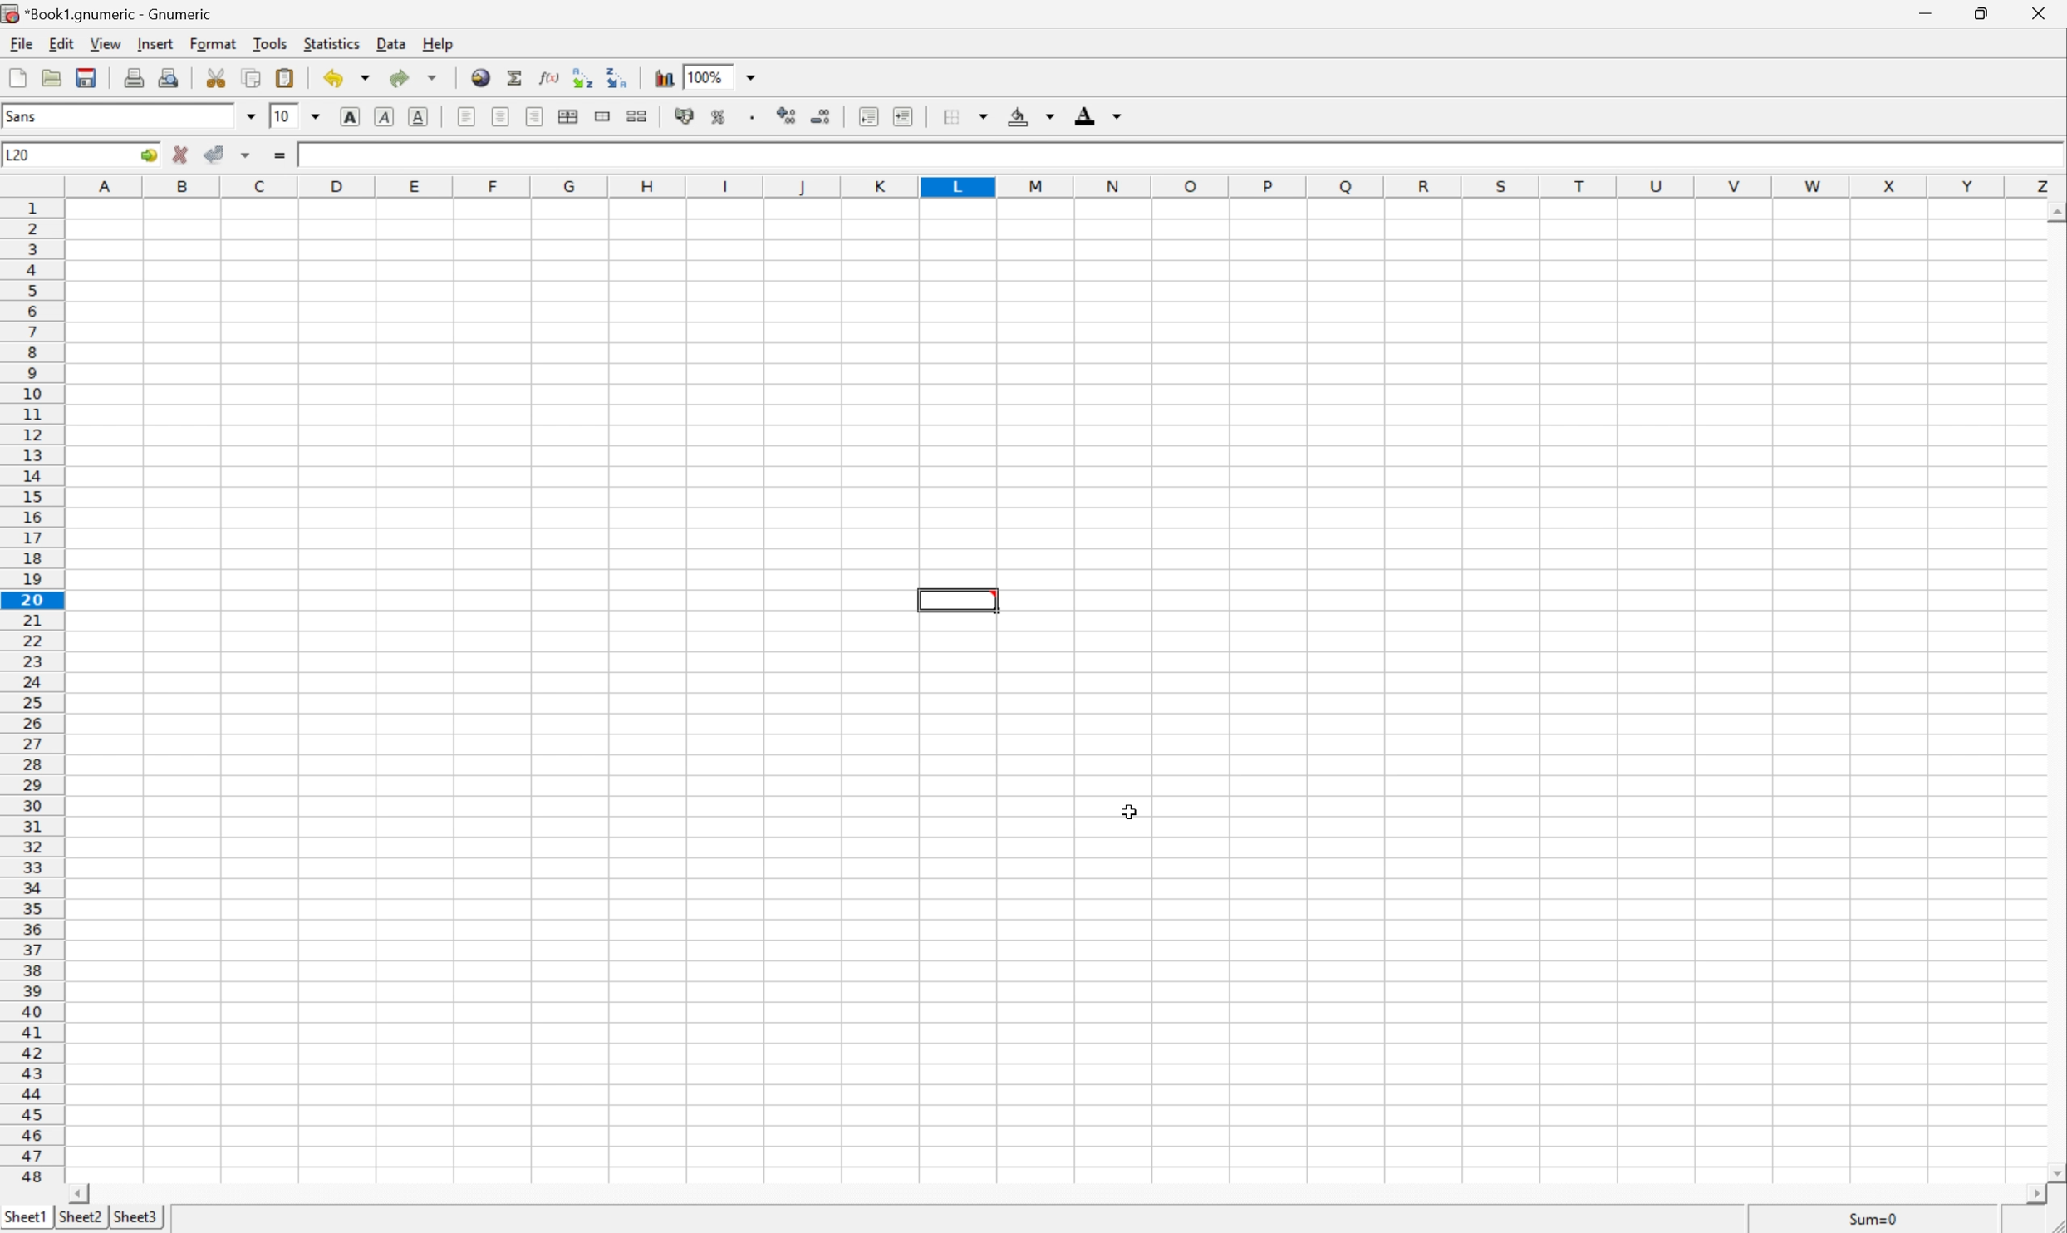 The image size is (2067, 1233). Describe the element at coordinates (719, 116) in the screenshot. I see `Format the selection as percentage` at that location.